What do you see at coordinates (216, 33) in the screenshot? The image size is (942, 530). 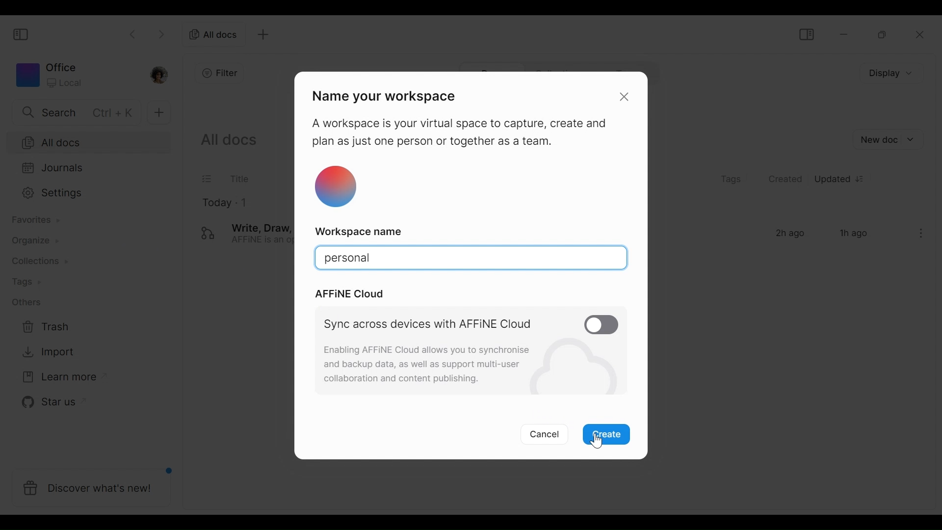 I see `All documents` at bounding box center [216, 33].